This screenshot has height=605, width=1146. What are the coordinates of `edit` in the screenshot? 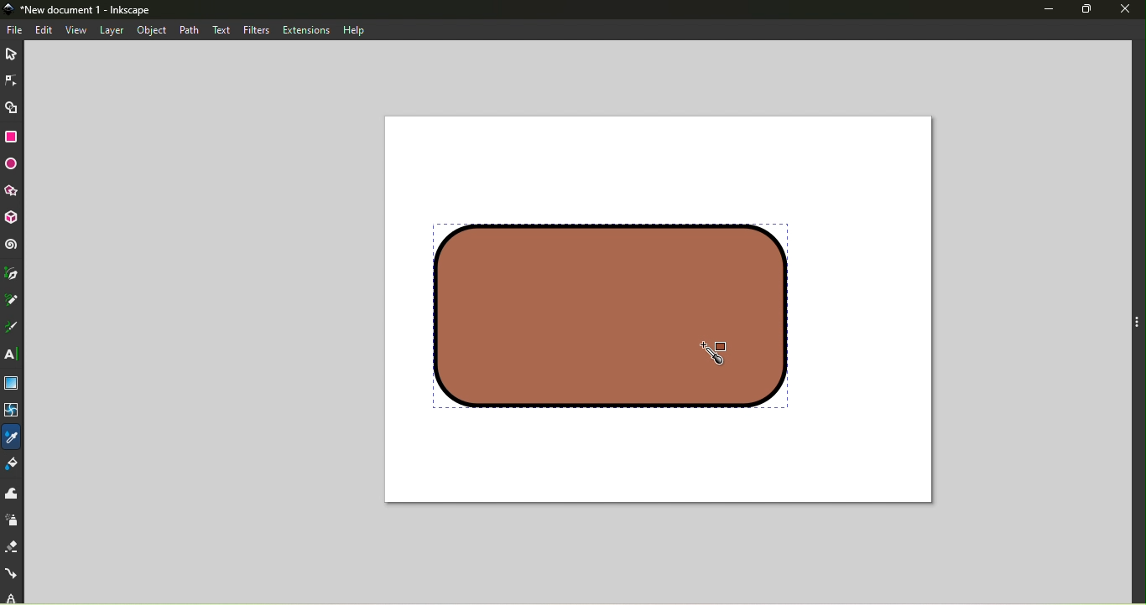 It's located at (45, 29).